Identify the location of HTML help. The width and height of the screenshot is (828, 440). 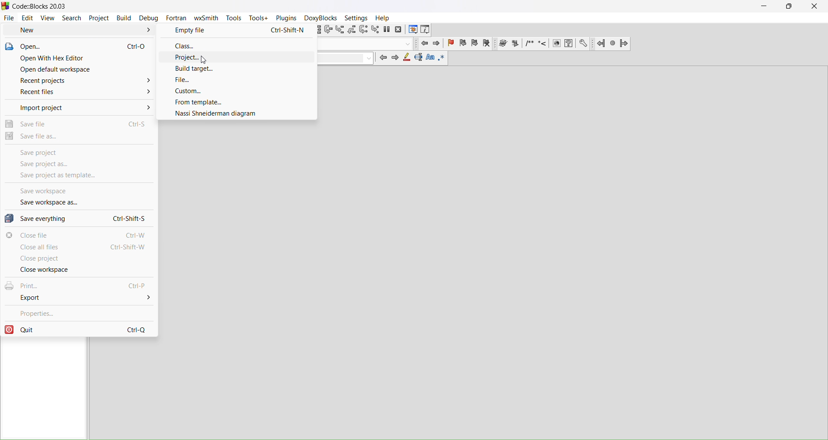
(569, 44).